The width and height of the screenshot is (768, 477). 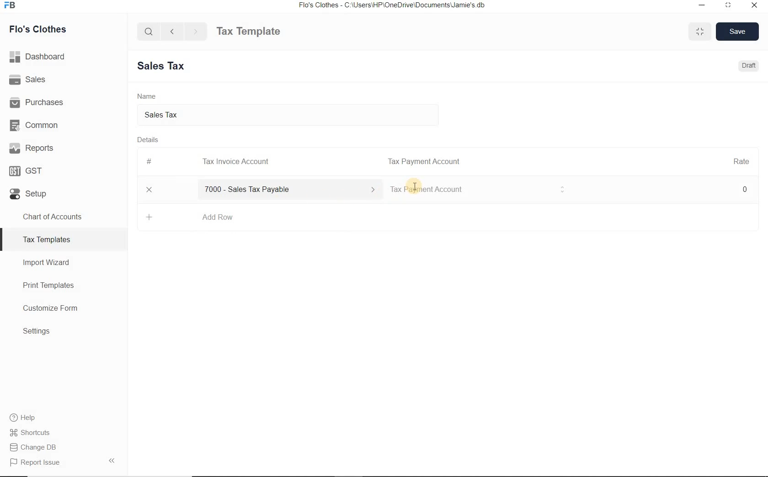 I want to click on Report Issue, so click(x=64, y=462).